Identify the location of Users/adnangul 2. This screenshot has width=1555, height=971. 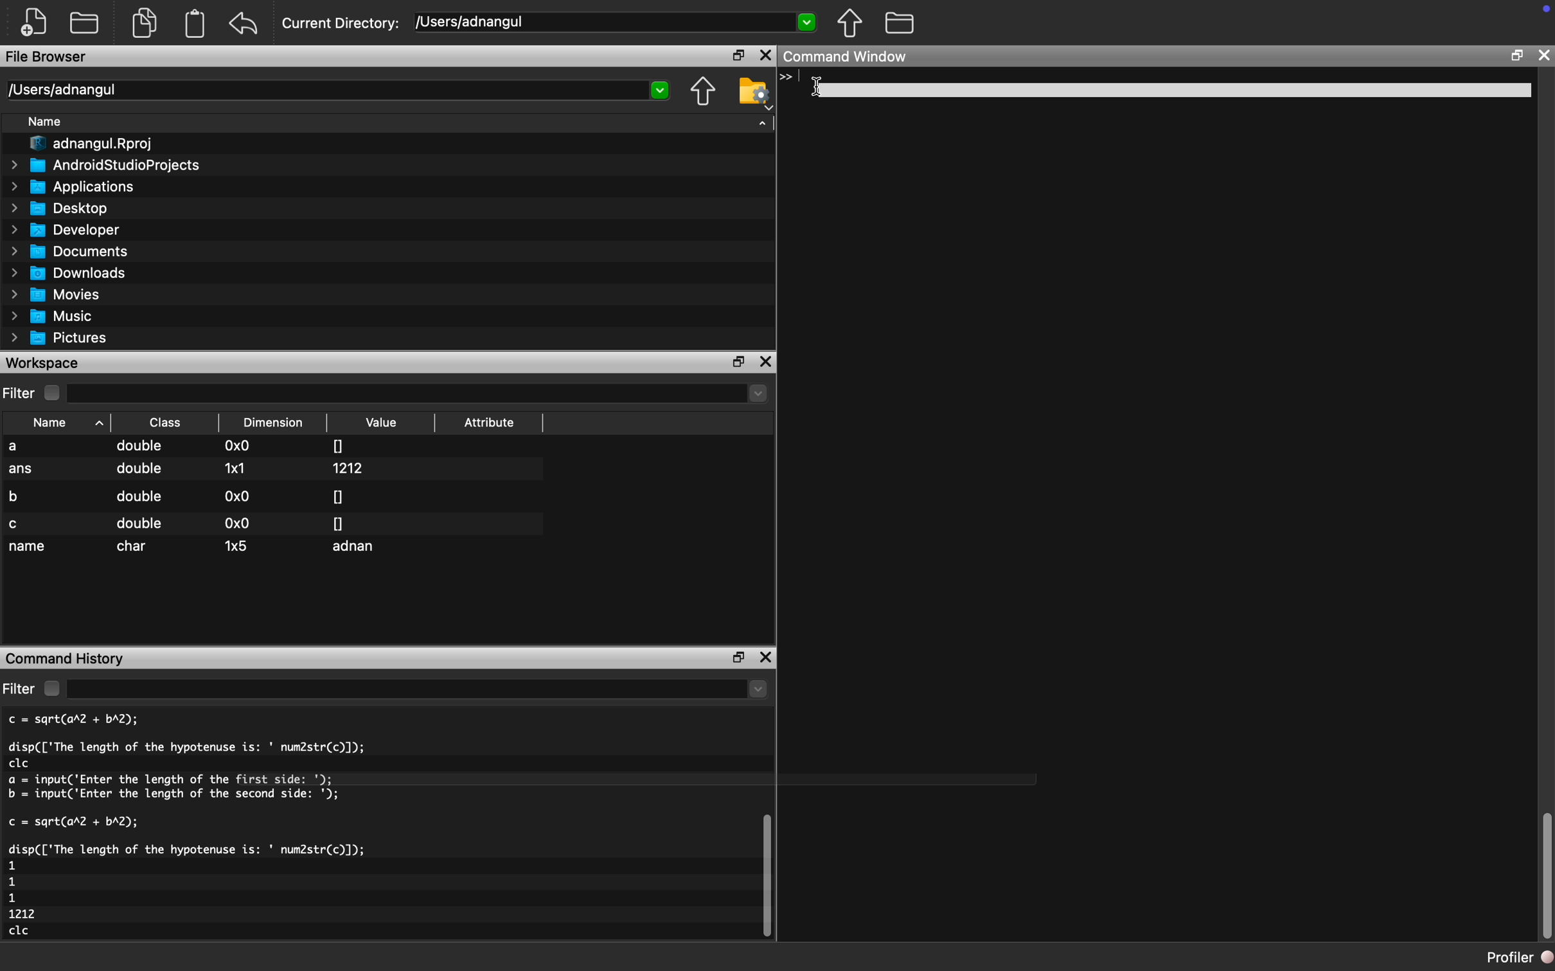
(337, 91).